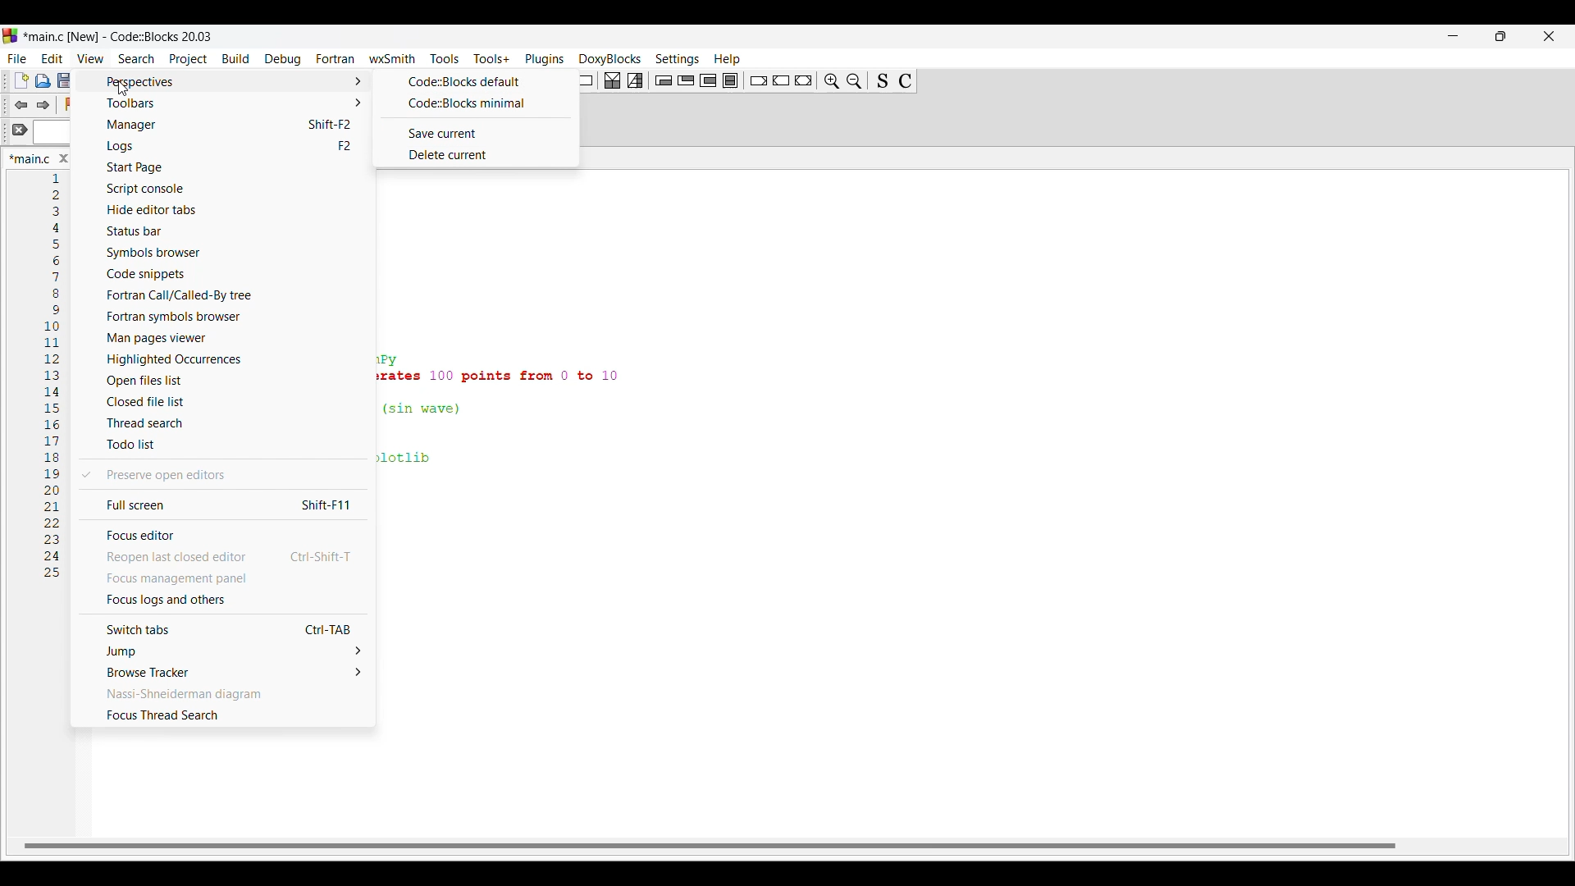 Image resolution: width=1575 pixels, height=886 pixels. What do you see at coordinates (473, 103) in the screenshot?
I see `Minimal view` at bounding box center [473, 103].